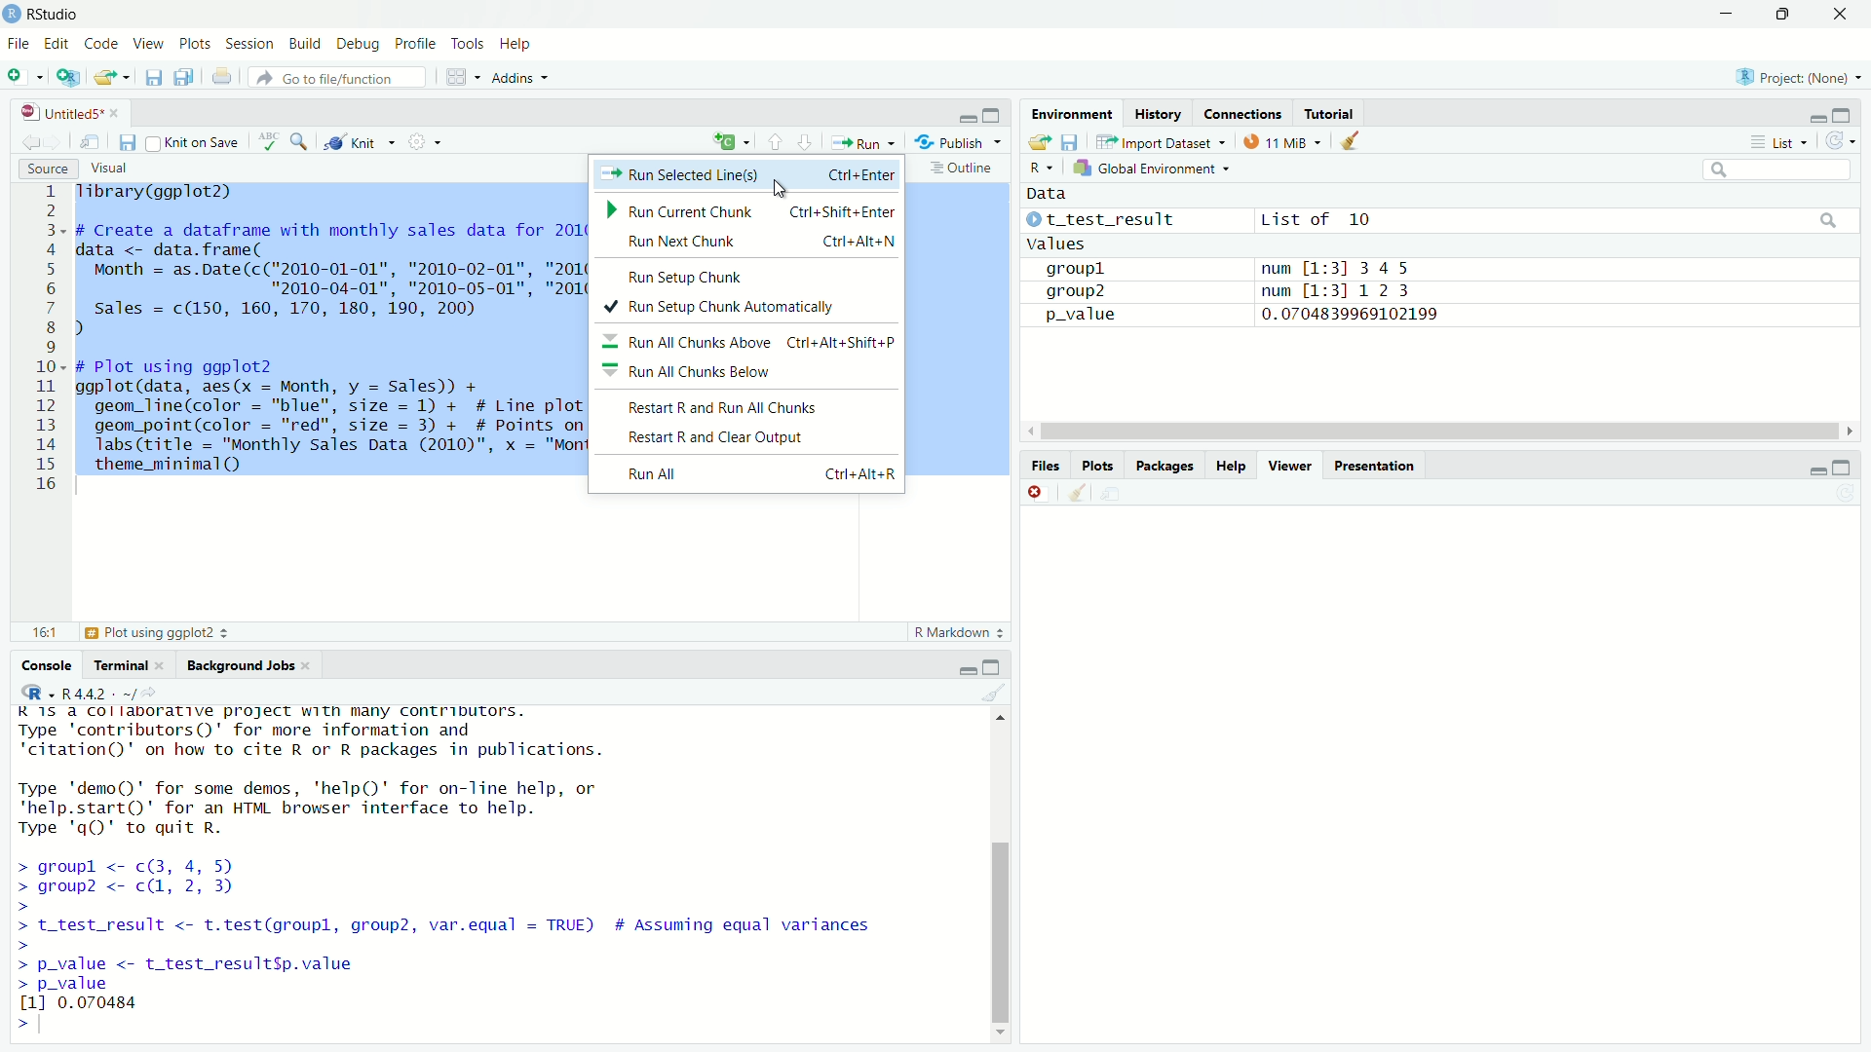 The image size is (1871, 1052). What do you see at coordinates (126, 662) in the screenshot?
I see `Terminal` at bounding box center [126, 662].